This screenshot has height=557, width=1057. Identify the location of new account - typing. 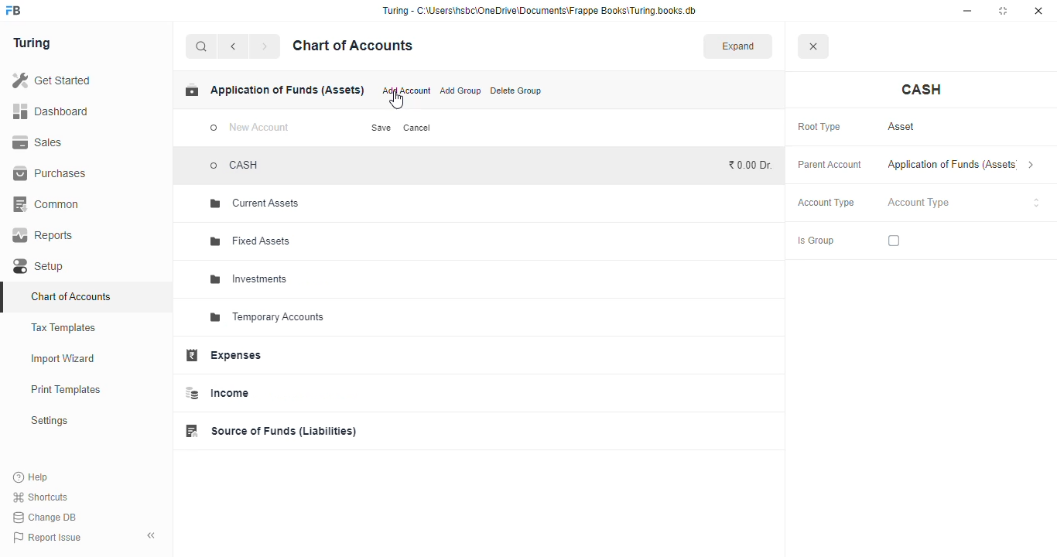
(249, 128).